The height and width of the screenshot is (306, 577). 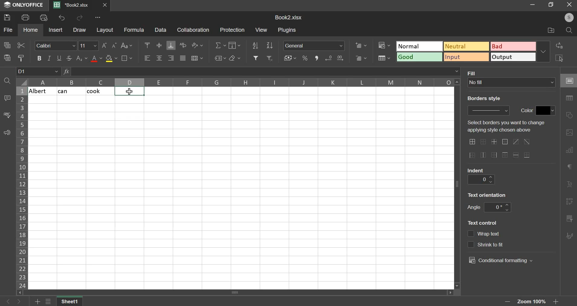 What do you see at coordinates (288, 30) in the screenshot?
I see `plugins` at bounding box center [288, 30].